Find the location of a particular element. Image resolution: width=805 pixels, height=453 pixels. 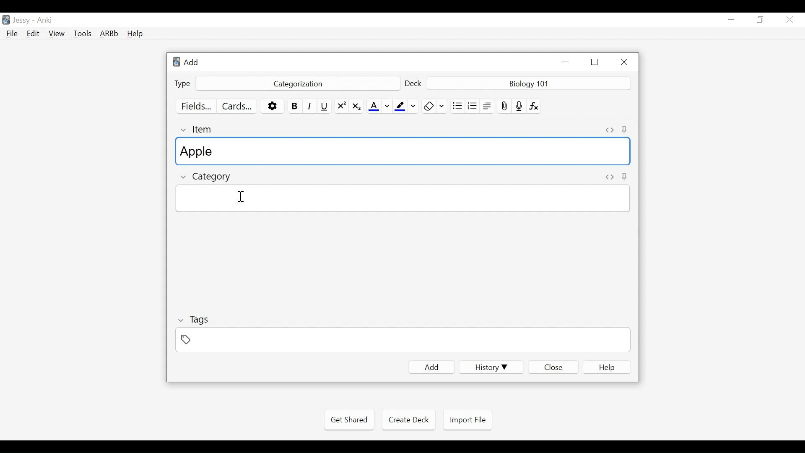

File is located at coordinates (12, 34).